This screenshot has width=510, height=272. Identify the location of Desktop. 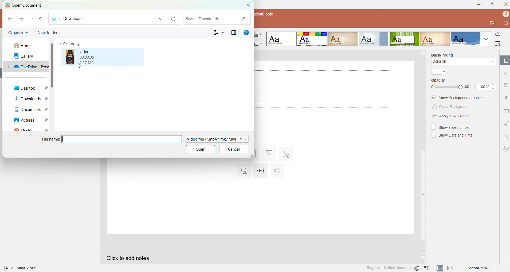
(30, 88).